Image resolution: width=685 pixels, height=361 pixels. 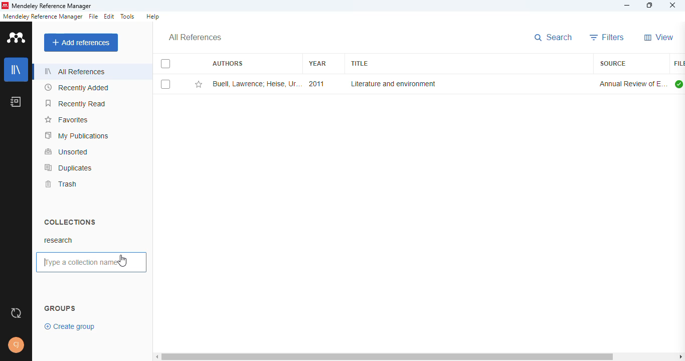 What do you see at coordinates (123, 261) in the screenshot?
I see `cursor` at bounding box center [123, 261].